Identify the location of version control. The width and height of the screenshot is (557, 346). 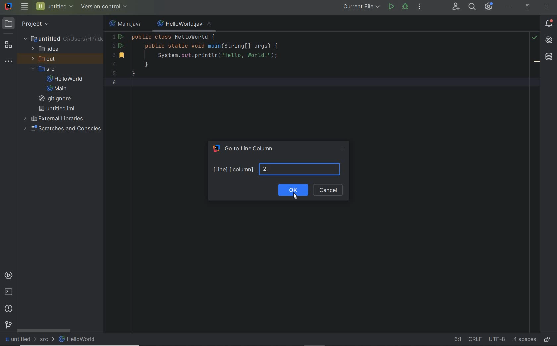
(9, 325).